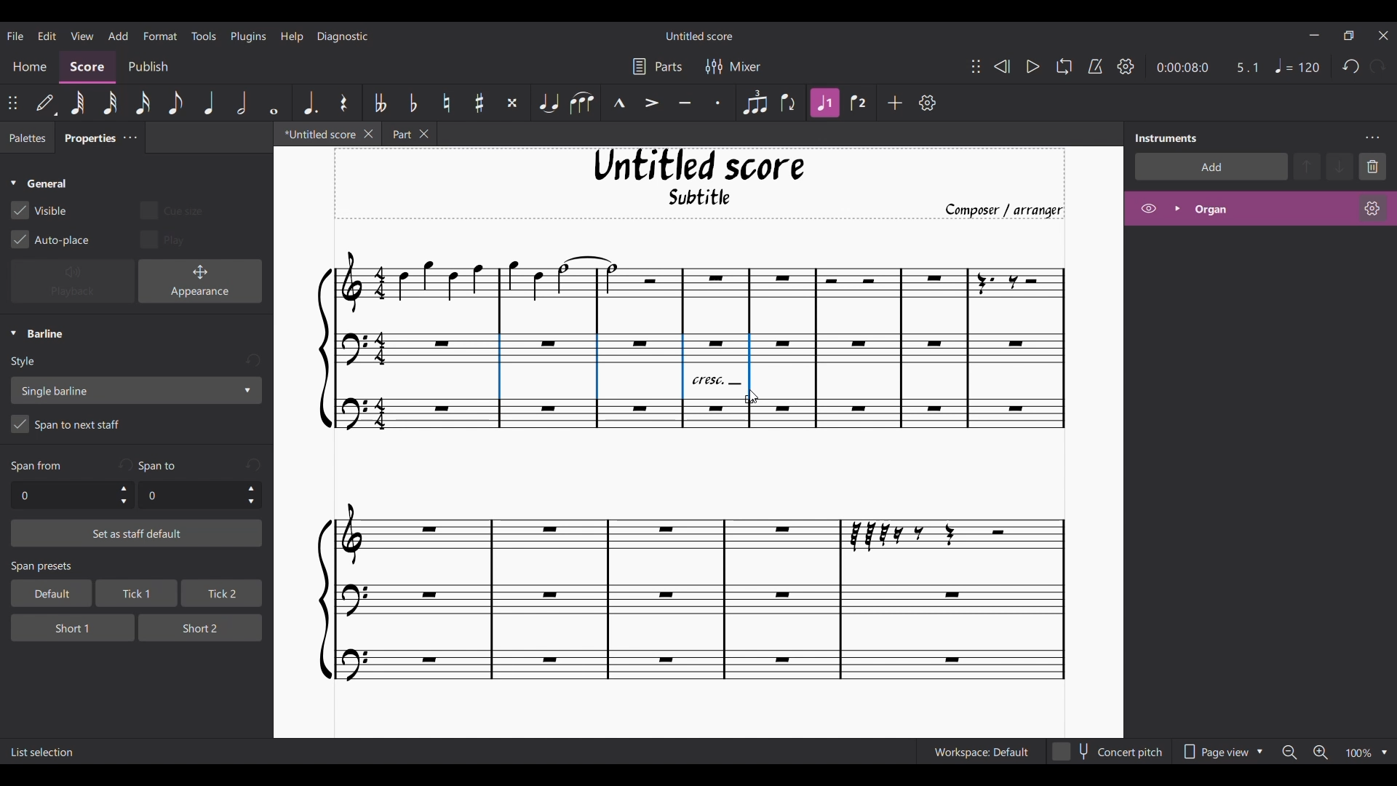 This screenshot has height=786, width=1397. I want to click on Quarter note, so click(210, 103).